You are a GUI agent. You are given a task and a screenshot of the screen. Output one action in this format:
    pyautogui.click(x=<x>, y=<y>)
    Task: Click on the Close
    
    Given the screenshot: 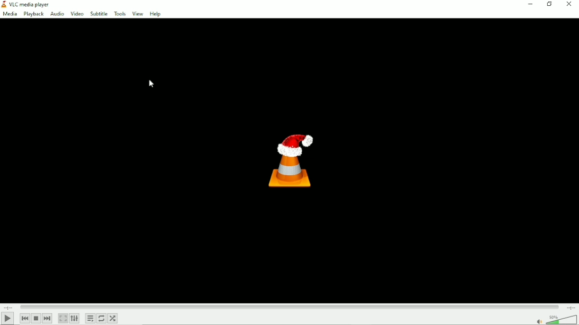 What is the action you would take?
    pyautogui.click(x=569, y=4)
    